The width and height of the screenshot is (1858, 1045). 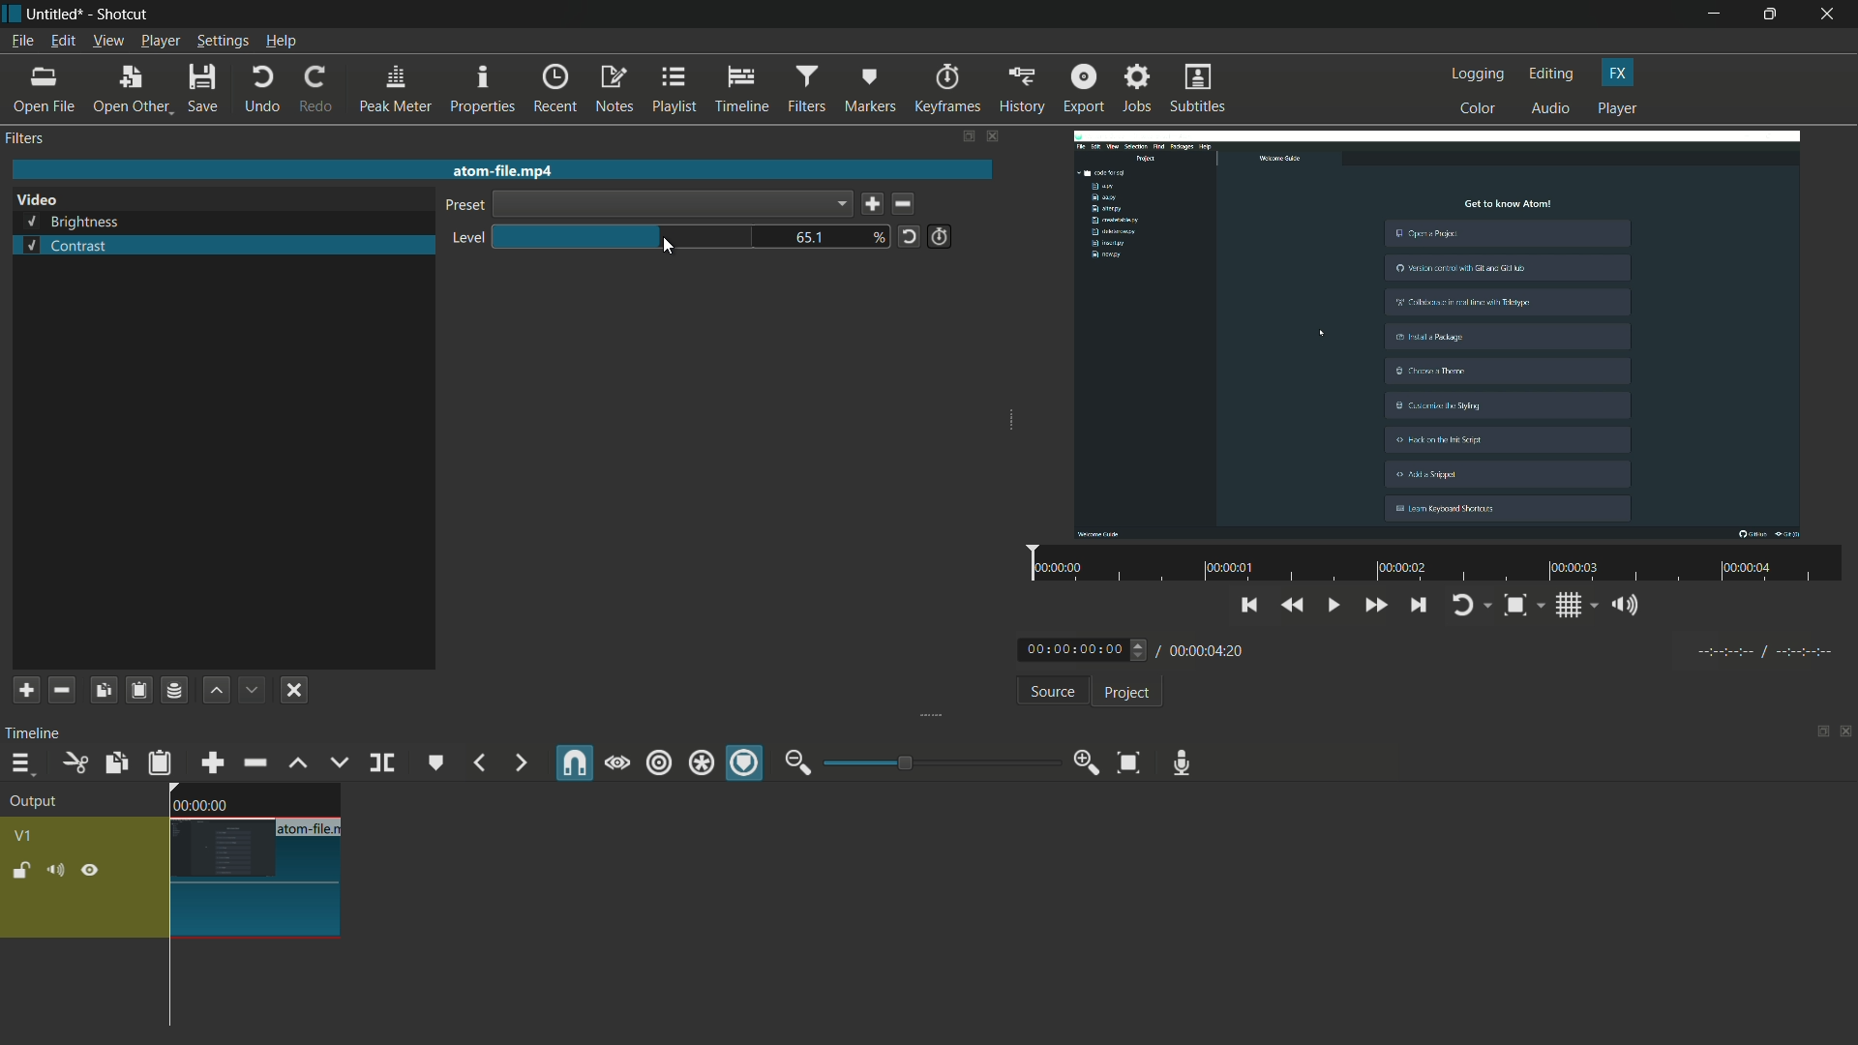 I want to click on ripple all tracks, so click(x=700, y=765).